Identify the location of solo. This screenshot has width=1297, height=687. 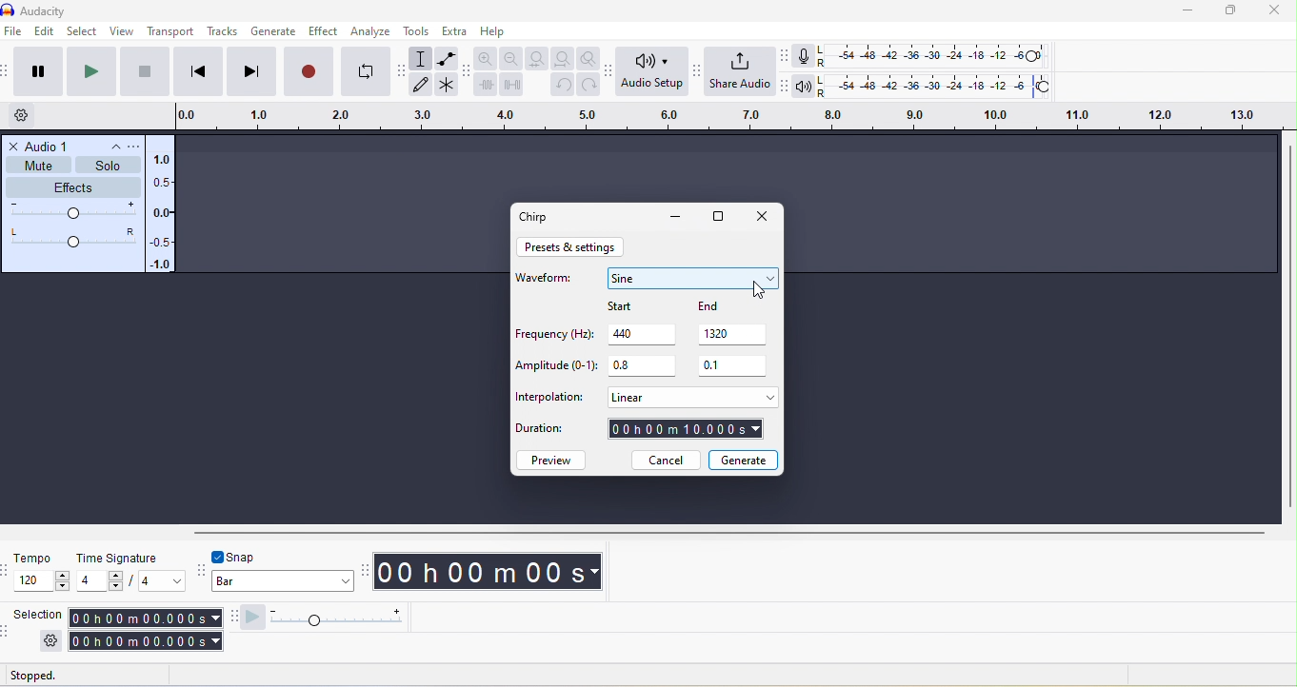
(110, 166).